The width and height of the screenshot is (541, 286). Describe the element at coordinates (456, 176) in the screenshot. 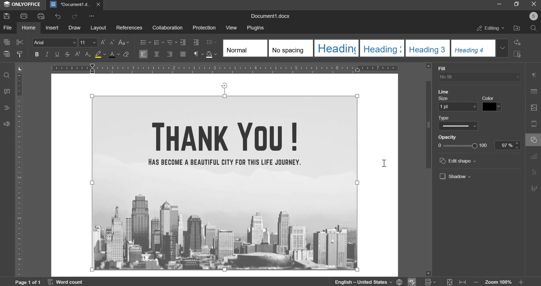

I see `Shadow` at that location.